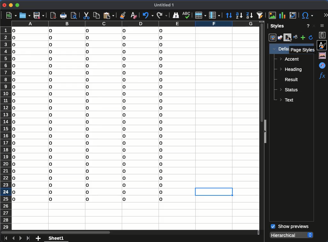 The height and width of the screenshot is (242, 328). What do you see at coordinates (311, 38) in the screenshot?
I see `refresh` at bounding box center [311, 38].